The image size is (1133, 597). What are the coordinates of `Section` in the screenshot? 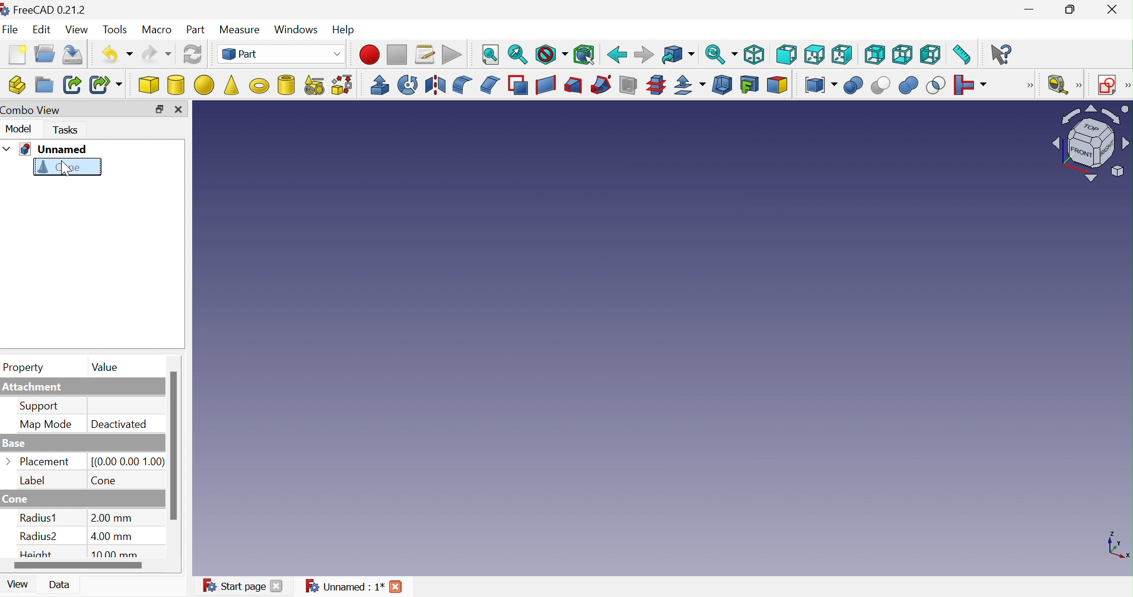 It's located at (627, 85).